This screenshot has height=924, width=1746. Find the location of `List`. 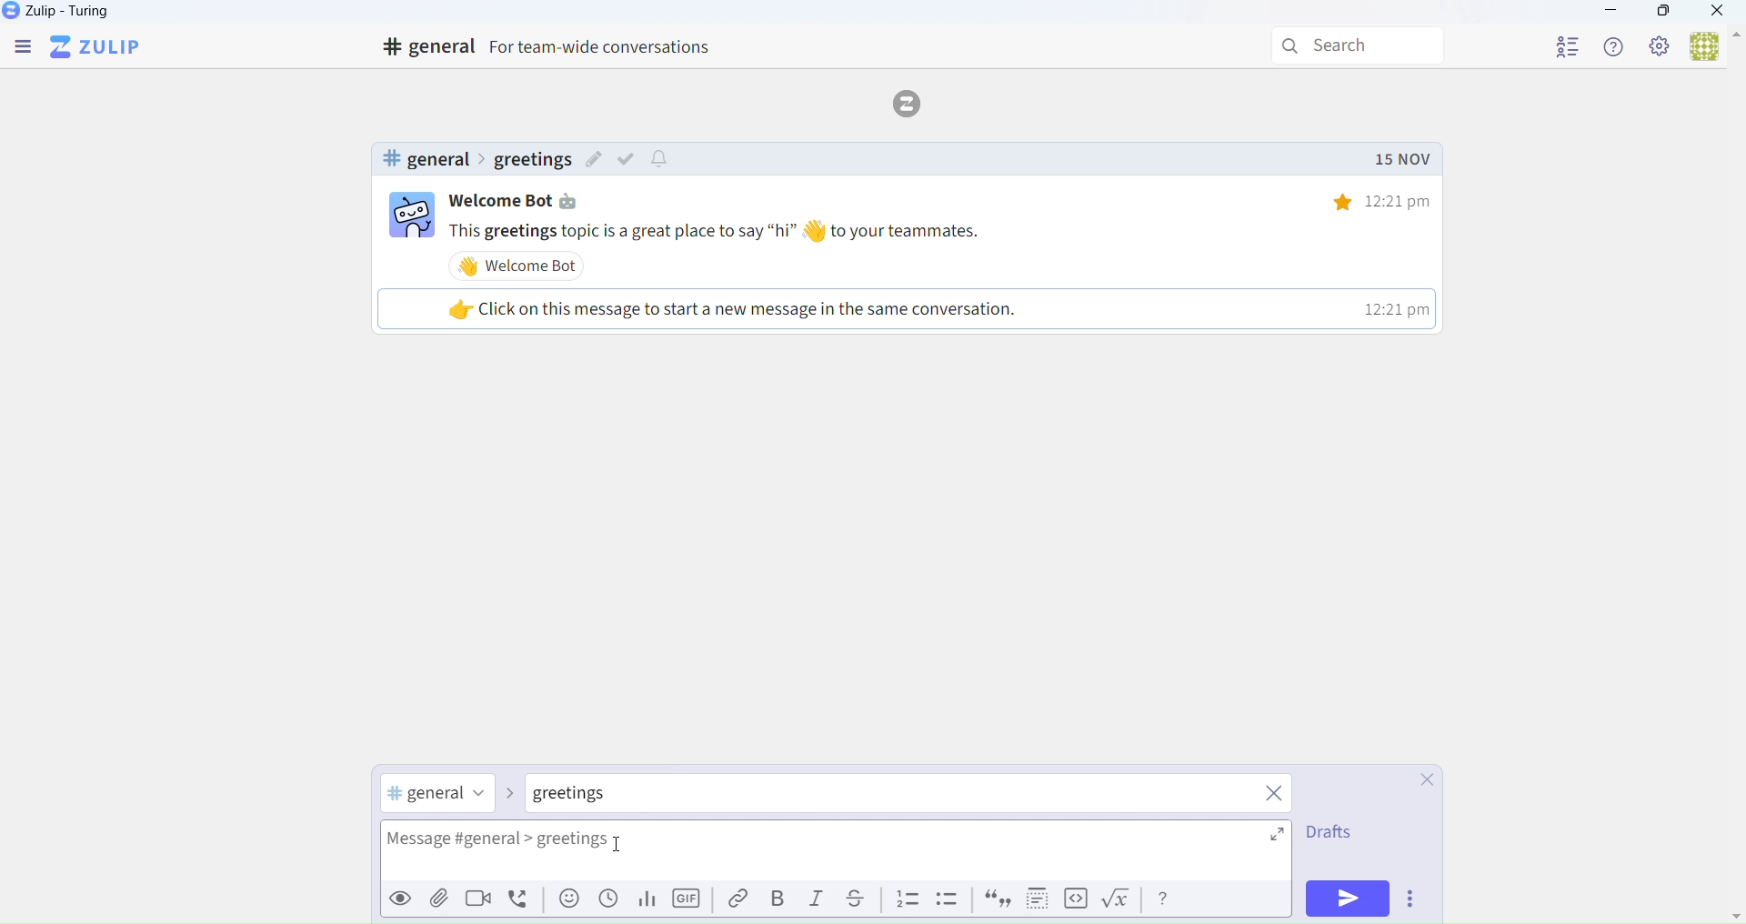

List is located at coordinates (908, 899).